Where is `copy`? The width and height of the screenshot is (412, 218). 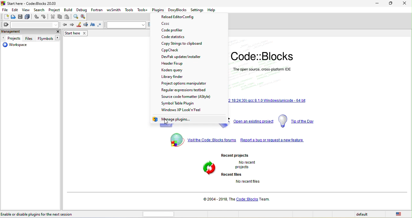 copy is located at coordinates (60, 17).